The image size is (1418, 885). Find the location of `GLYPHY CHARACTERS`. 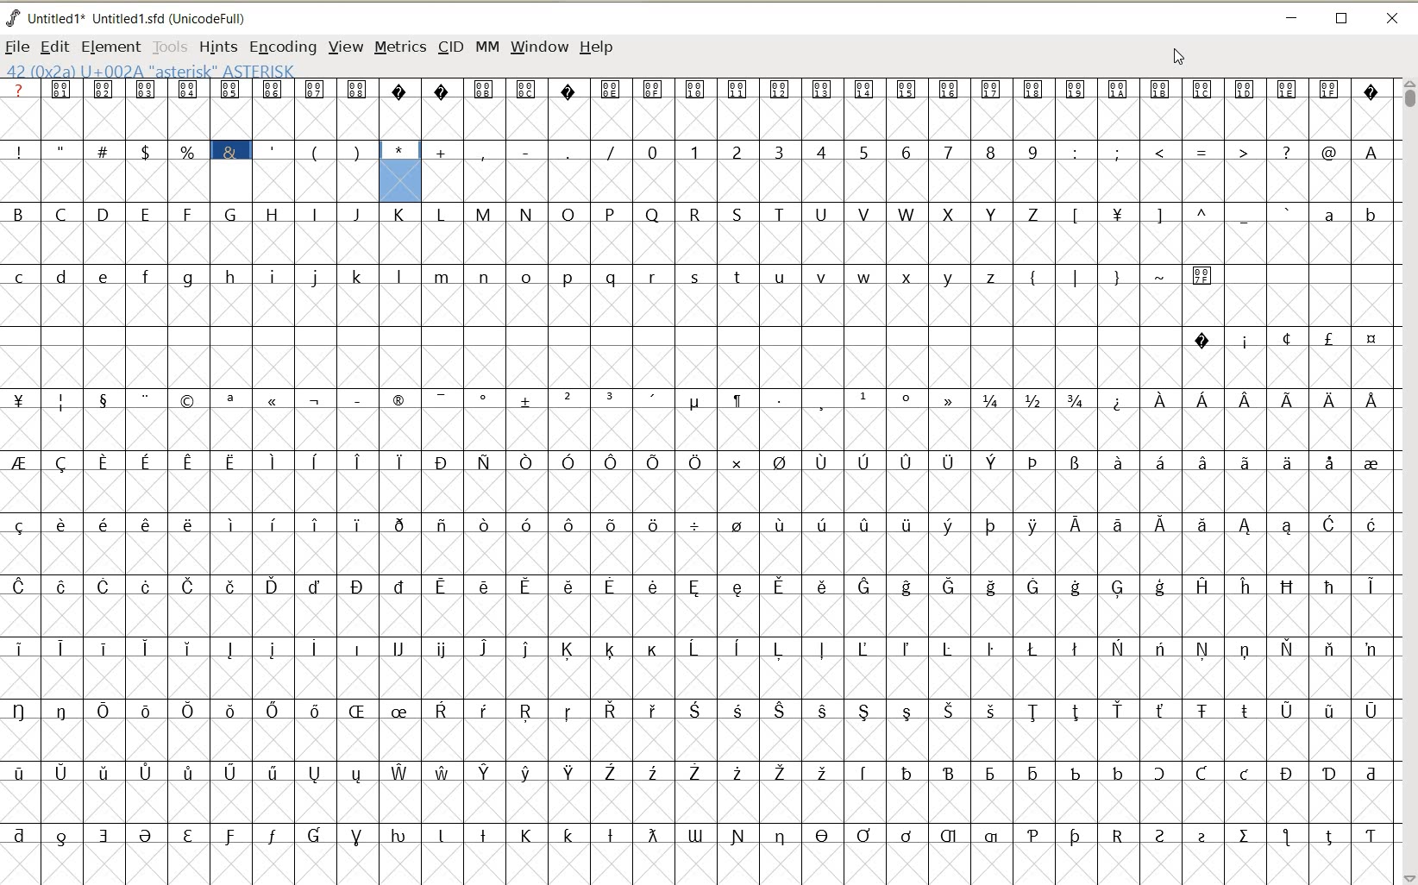

GLYPHY CHARACTERS is located at coordinates (210, 543).